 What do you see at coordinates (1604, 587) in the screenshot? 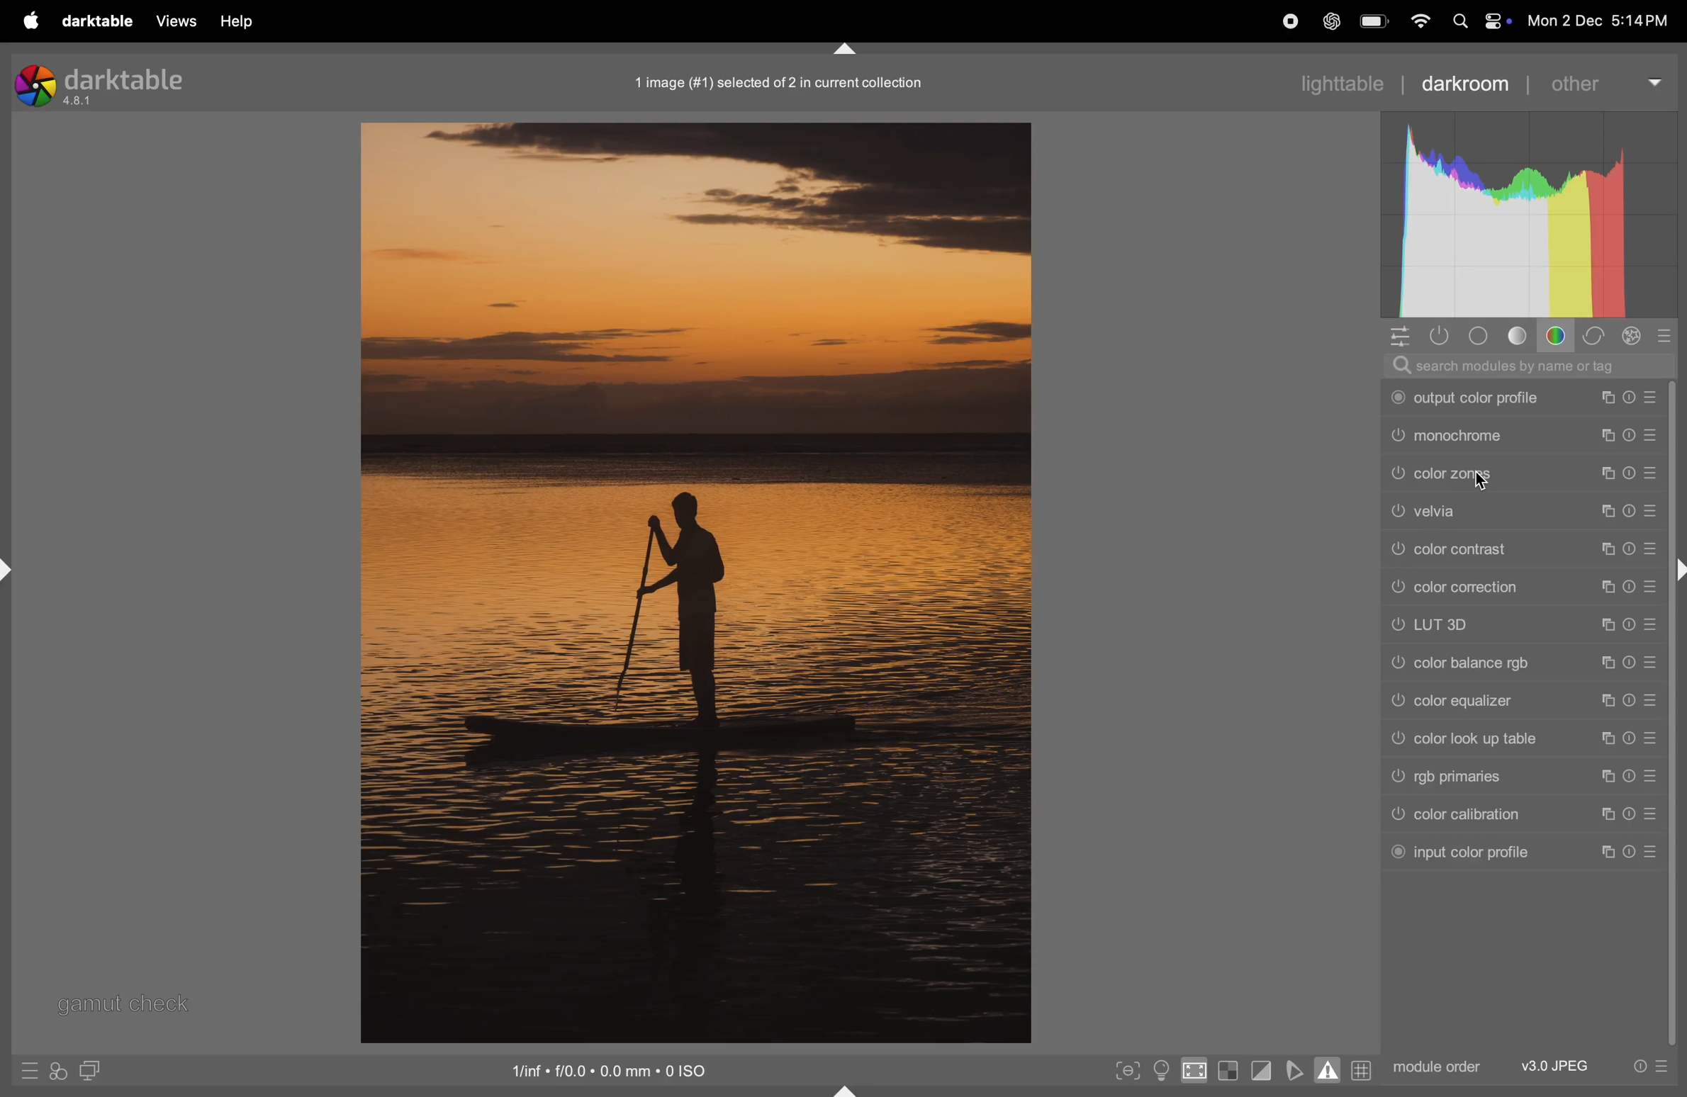
I see `copy` at bounding box center [1604, 587].